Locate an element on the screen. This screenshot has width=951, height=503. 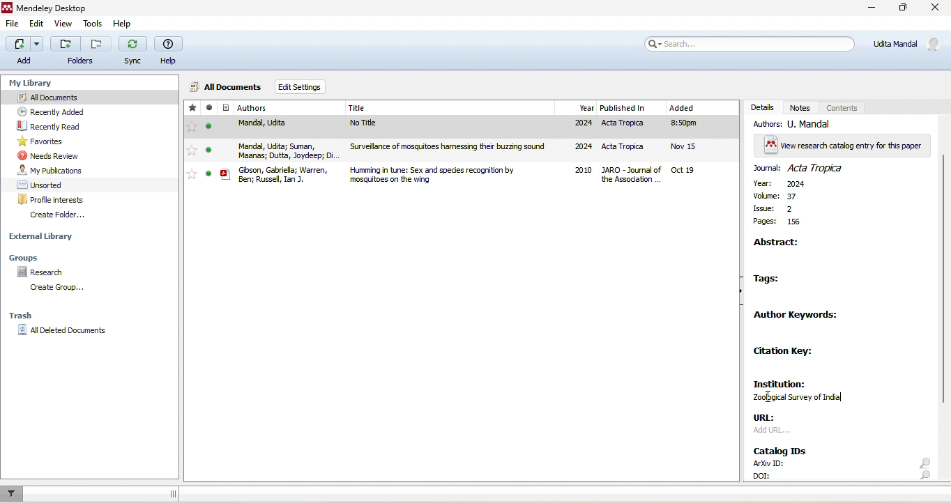
2010 is located at coordinates (583, 171).